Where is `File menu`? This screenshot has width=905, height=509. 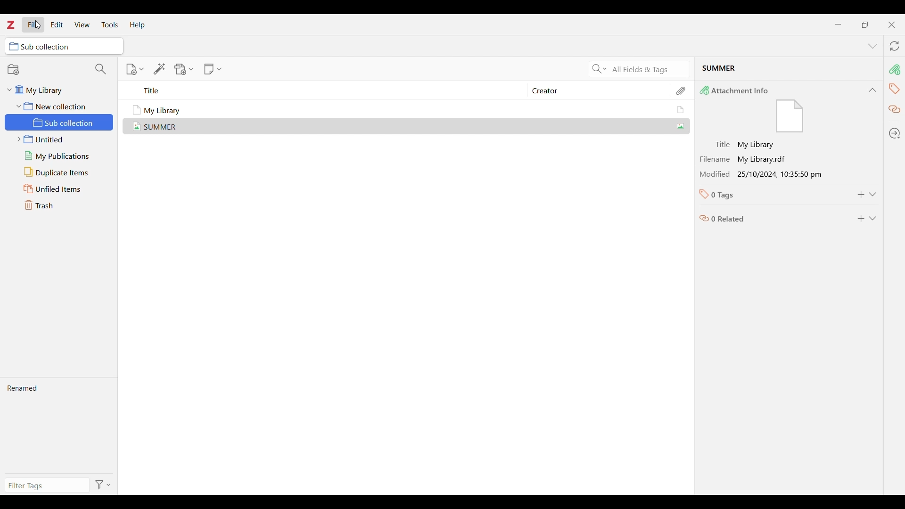 File menu is located at coordinates (33, 25).